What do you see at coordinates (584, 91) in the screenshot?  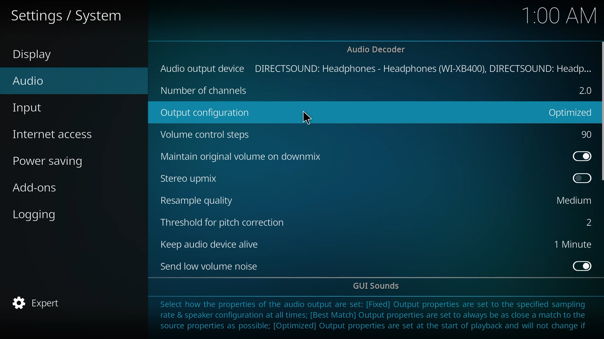 I see `2` at bounding box center [584, 91].